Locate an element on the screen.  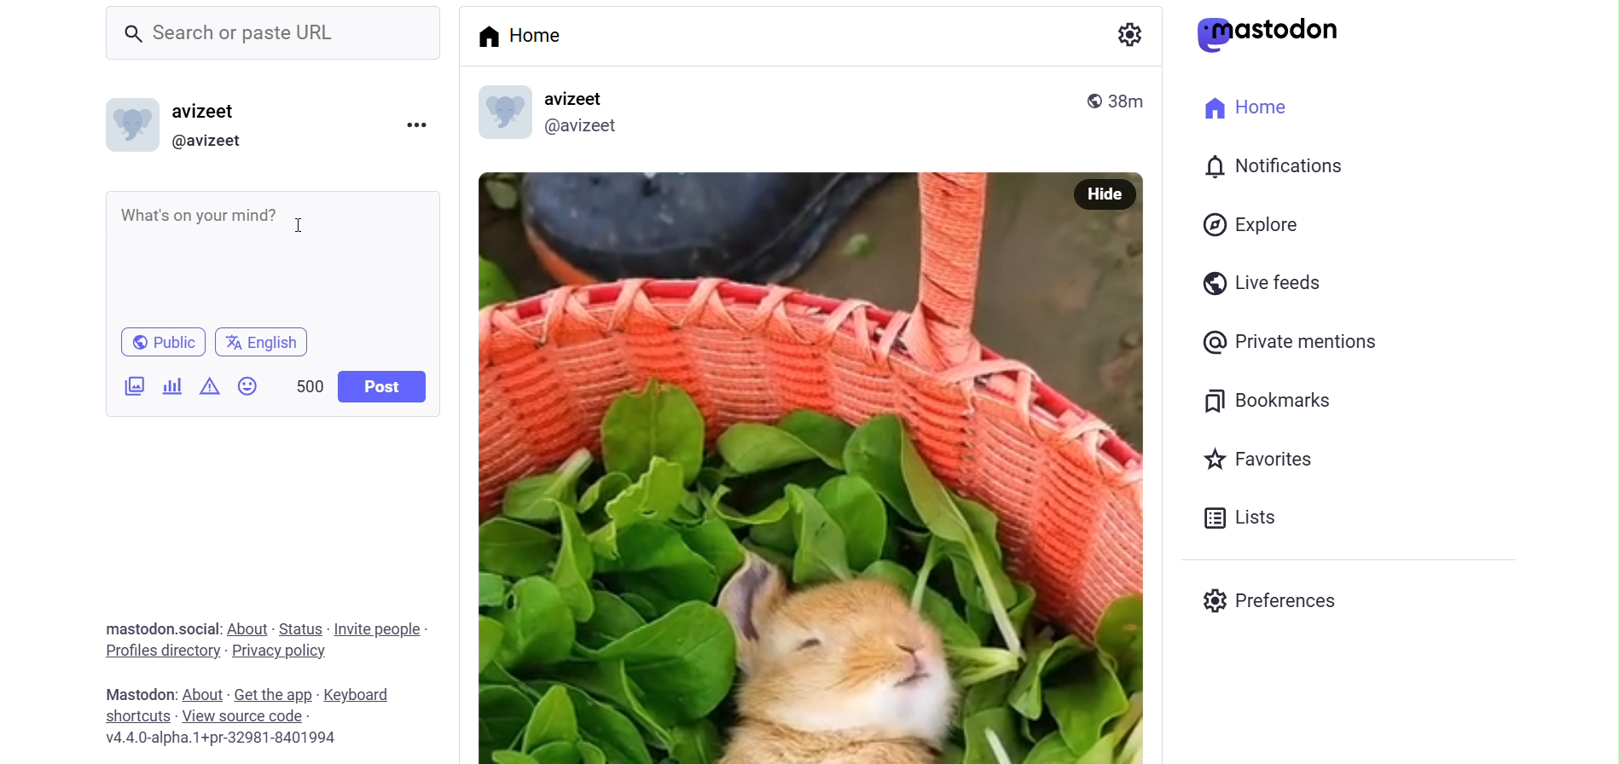
Keyboard is located at coordinates (363, 692).